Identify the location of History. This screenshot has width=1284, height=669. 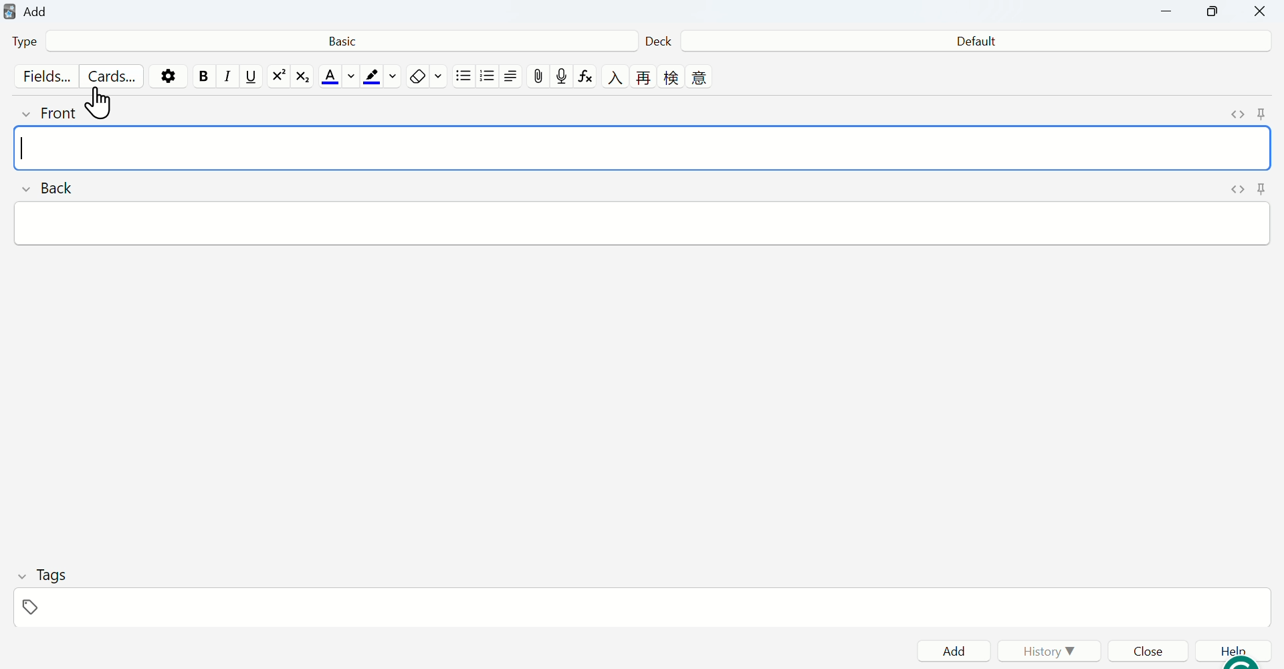
(1048, 651).